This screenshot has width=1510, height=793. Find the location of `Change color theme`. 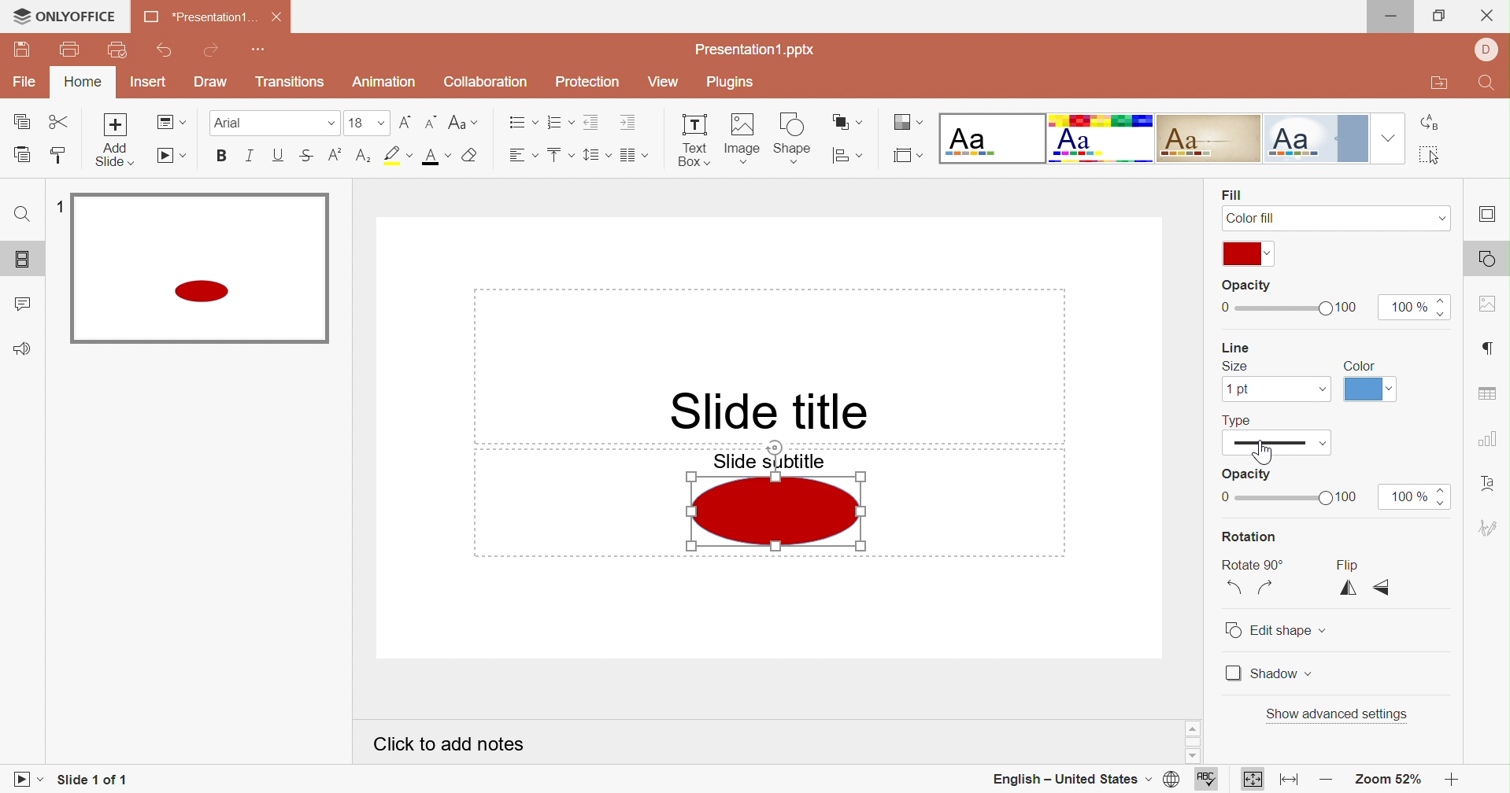

Change color theme is located at coordinates (906, 122).